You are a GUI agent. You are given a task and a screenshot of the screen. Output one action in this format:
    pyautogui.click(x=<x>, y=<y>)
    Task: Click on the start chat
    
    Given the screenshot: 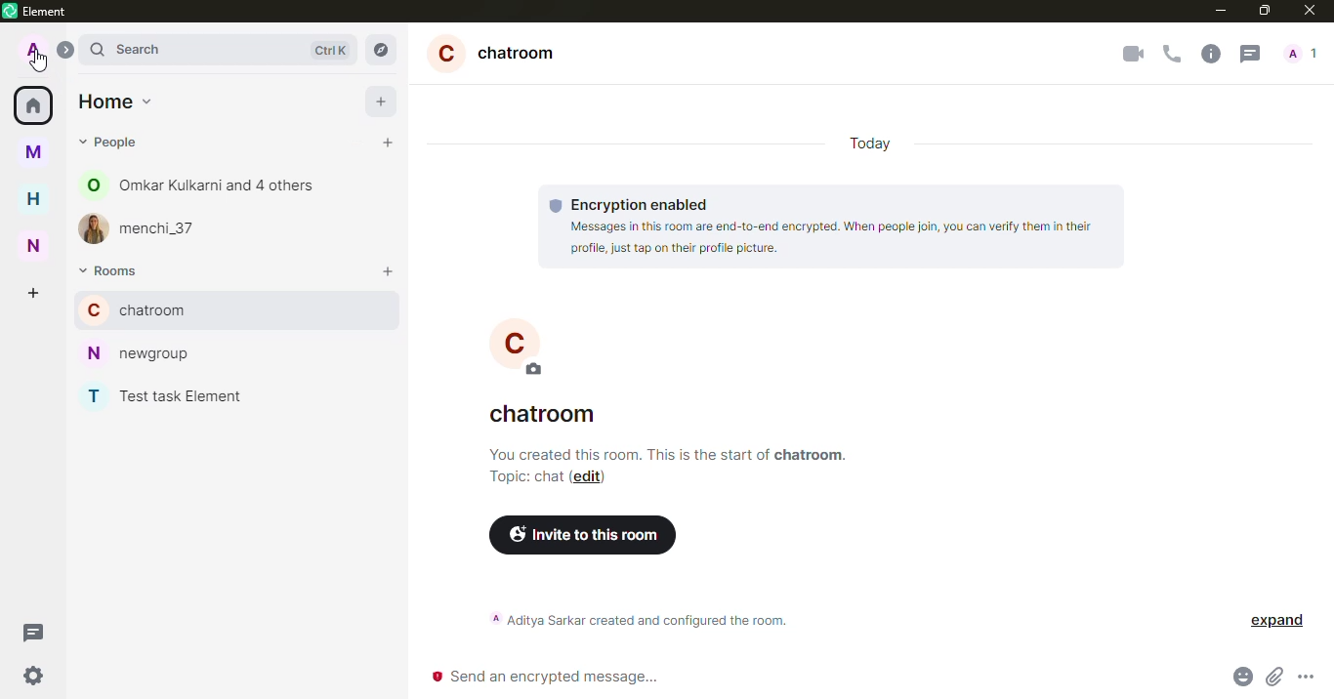 What is the action you would take?
    pyautogui.click(x=384, y=144)
    